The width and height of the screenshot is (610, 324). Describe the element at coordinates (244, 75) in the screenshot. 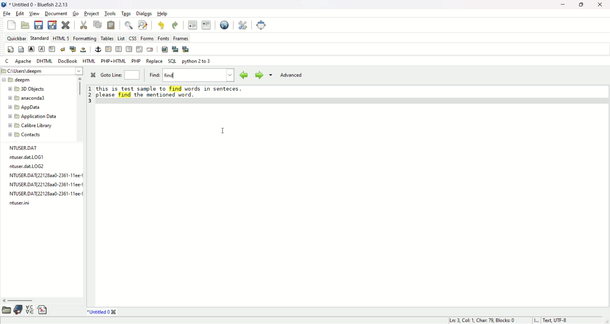

I see `previous` at that location.